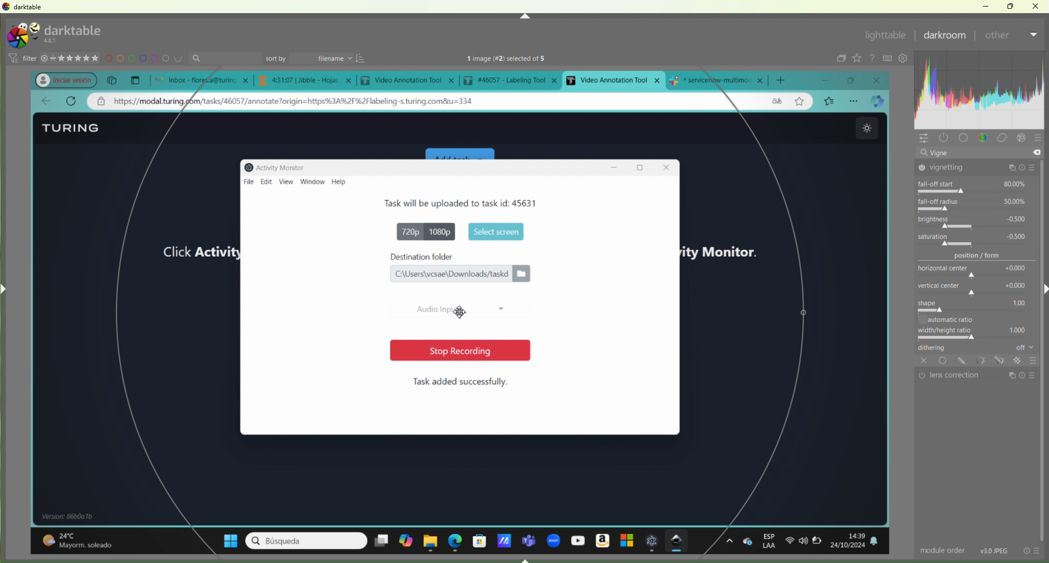 Image resolution: width=1049 pixels, height=563 pixels. I want to click on window, so click(313, 182).